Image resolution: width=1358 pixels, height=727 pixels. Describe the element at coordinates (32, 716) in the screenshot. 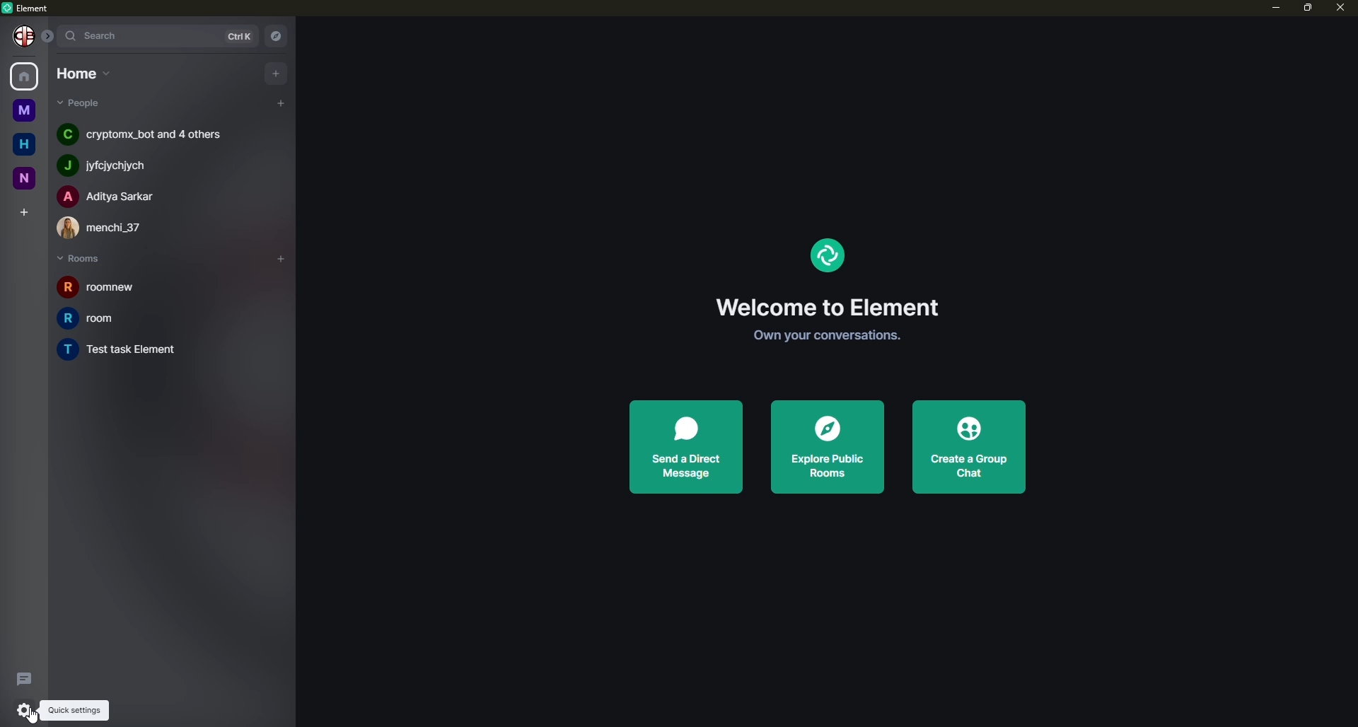

I see `cursor` at that location.